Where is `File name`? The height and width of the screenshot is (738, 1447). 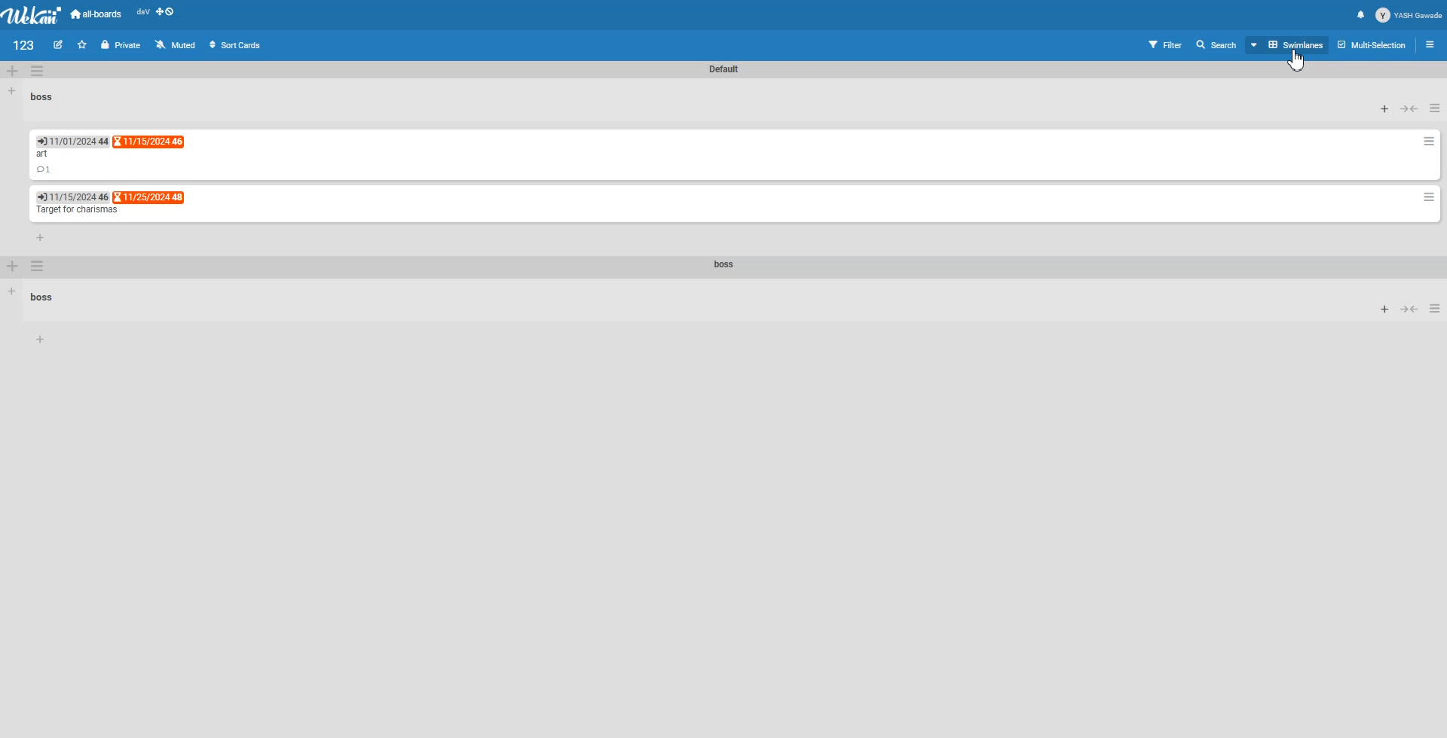 File name is located at coordinates (24, 44).